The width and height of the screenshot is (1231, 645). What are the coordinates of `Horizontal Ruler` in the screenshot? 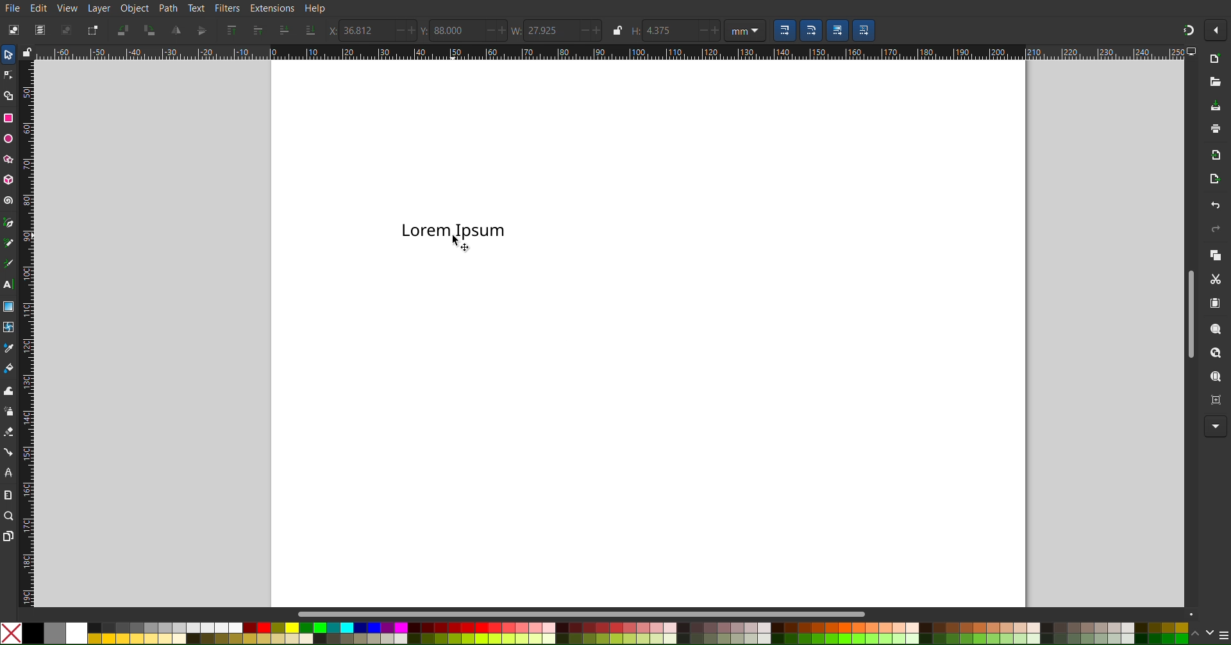 It's located at (610, 53).